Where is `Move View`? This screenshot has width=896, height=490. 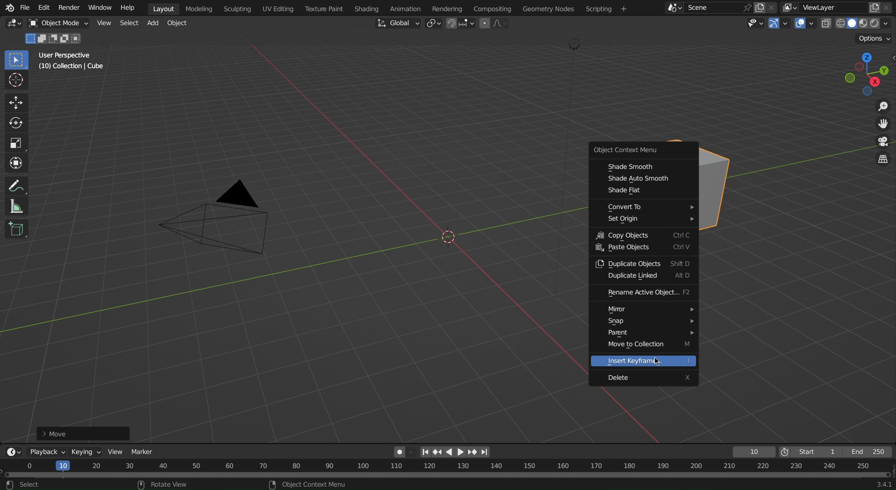 Move View is located at coordinates (879, 126).